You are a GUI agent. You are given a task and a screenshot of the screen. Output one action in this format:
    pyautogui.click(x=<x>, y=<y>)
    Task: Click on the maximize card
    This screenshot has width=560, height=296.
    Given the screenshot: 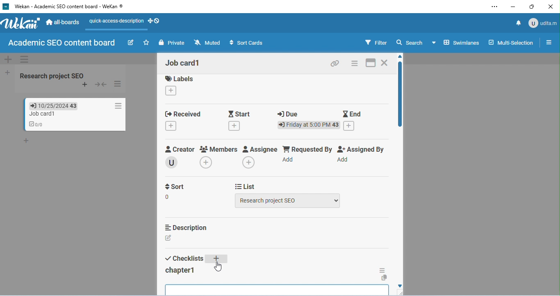 What is the action you would take?
    pyautogui.click(x=371, y=63)
    